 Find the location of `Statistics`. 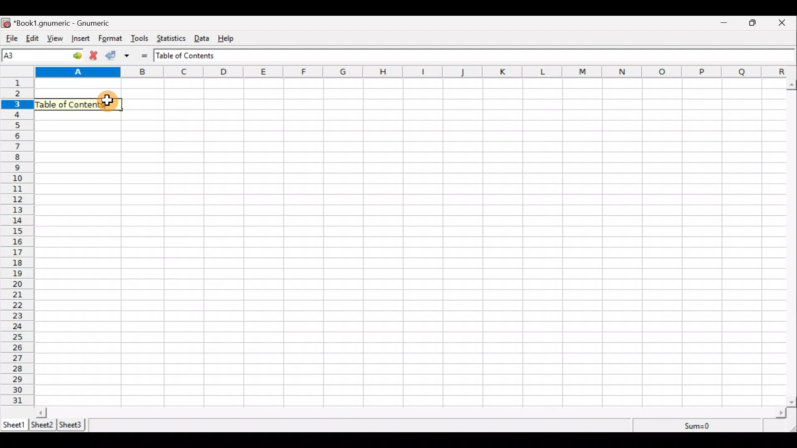

Statistics is located at coordinates (173, 39).